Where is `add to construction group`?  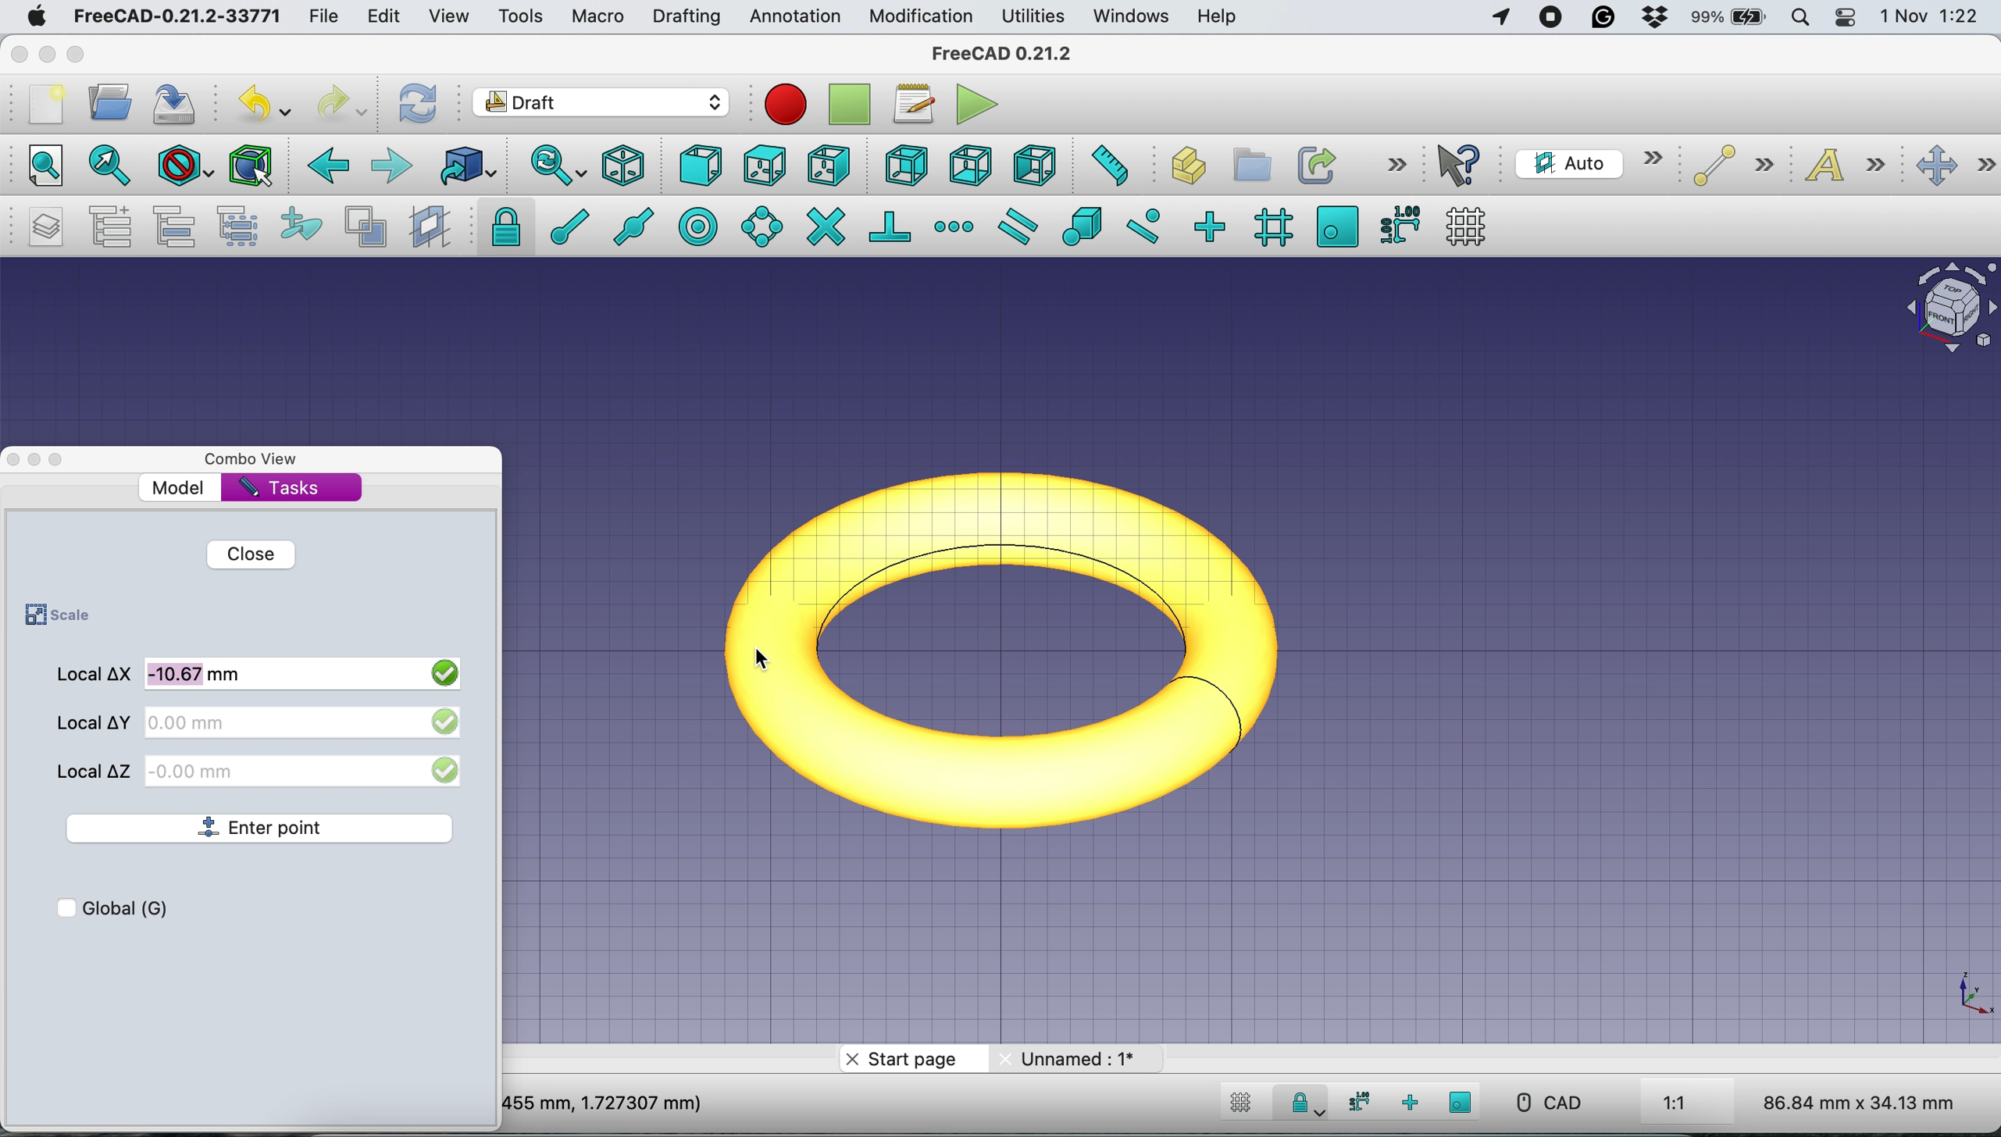 add to construction group is located at coordinates (295, 226).